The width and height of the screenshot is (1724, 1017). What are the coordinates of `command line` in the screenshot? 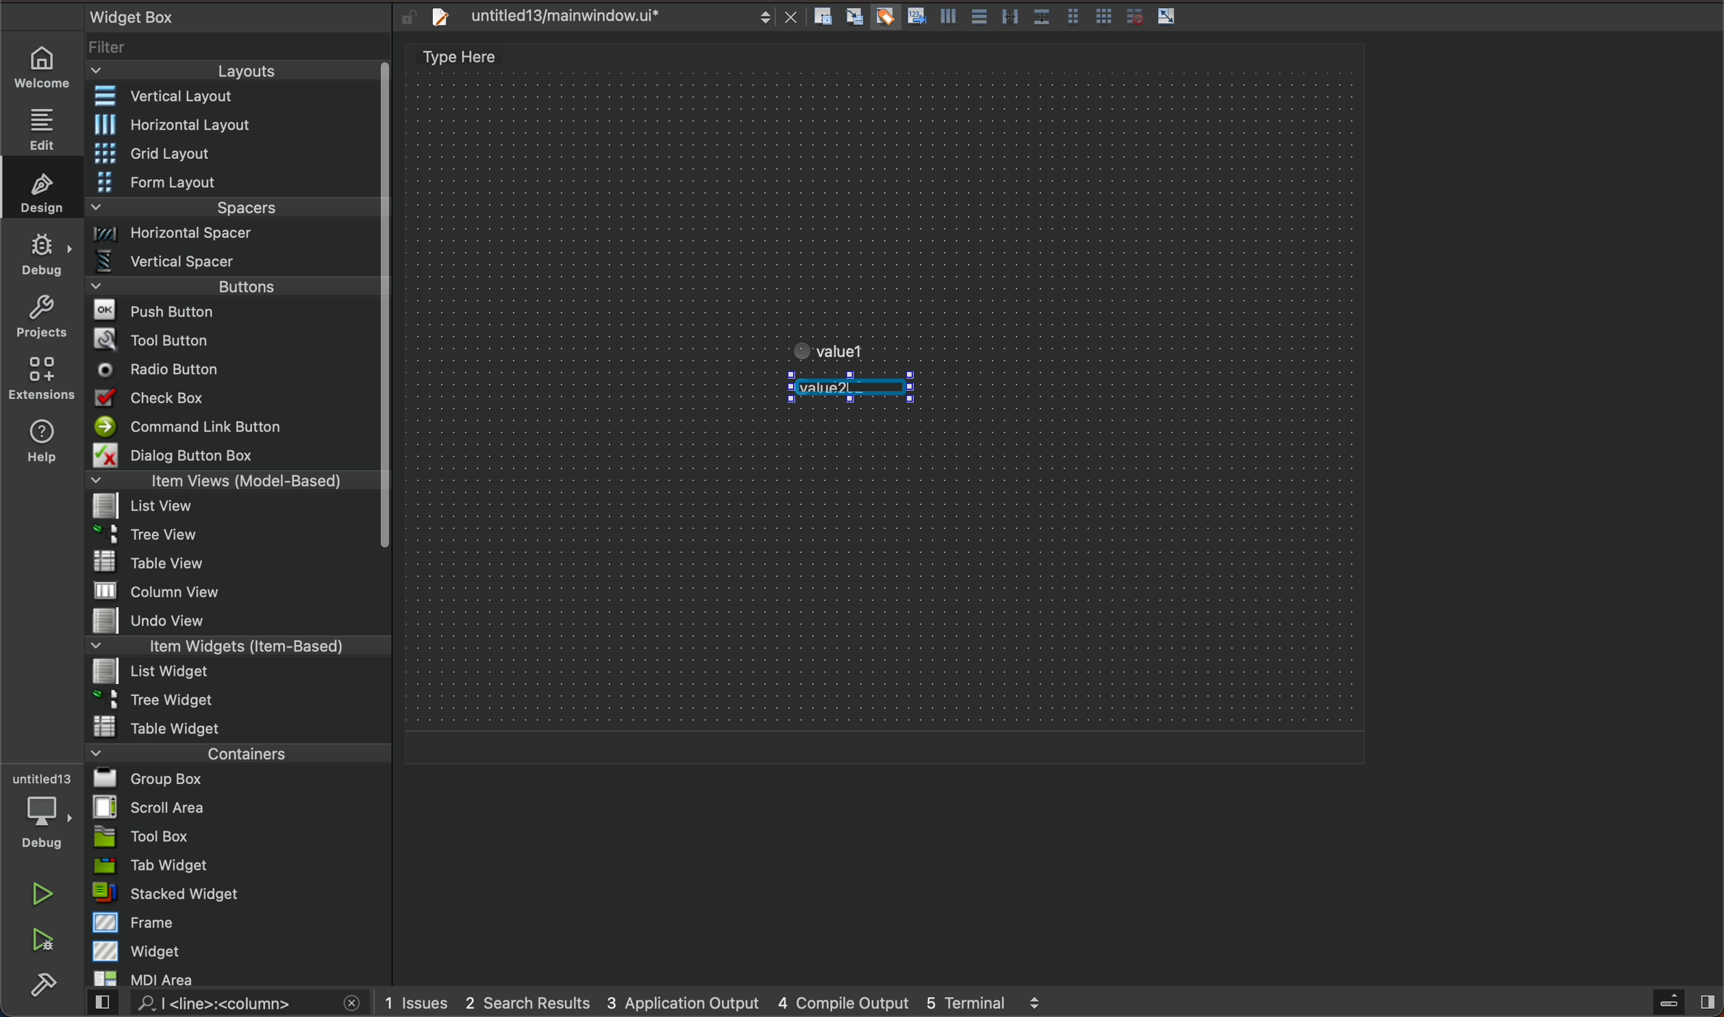 It's located at (233, 428).